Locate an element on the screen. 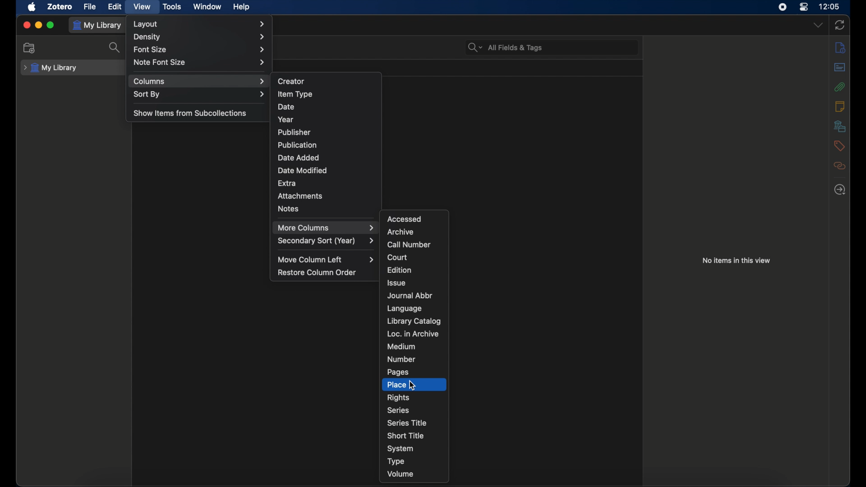 The width and height of the screenshot is (866, 487). view is located at coordinates (143, 7).